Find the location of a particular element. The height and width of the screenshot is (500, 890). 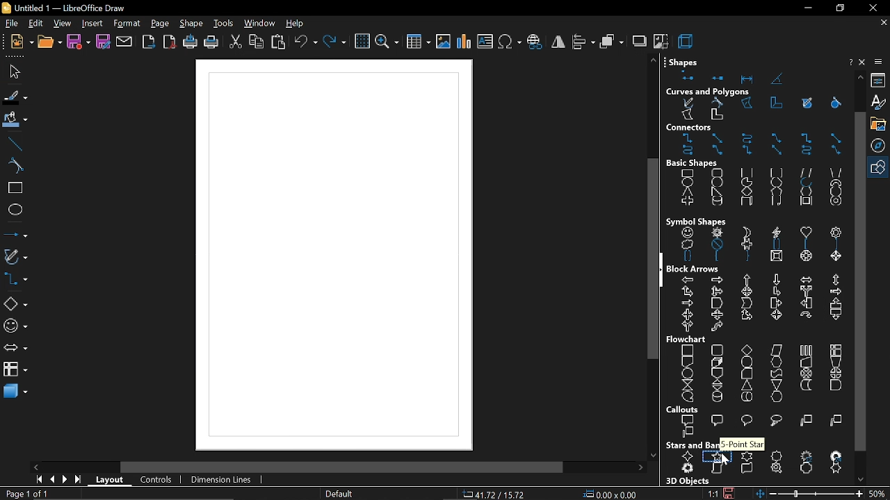

sidebar options is located at coordinates (880, 62).